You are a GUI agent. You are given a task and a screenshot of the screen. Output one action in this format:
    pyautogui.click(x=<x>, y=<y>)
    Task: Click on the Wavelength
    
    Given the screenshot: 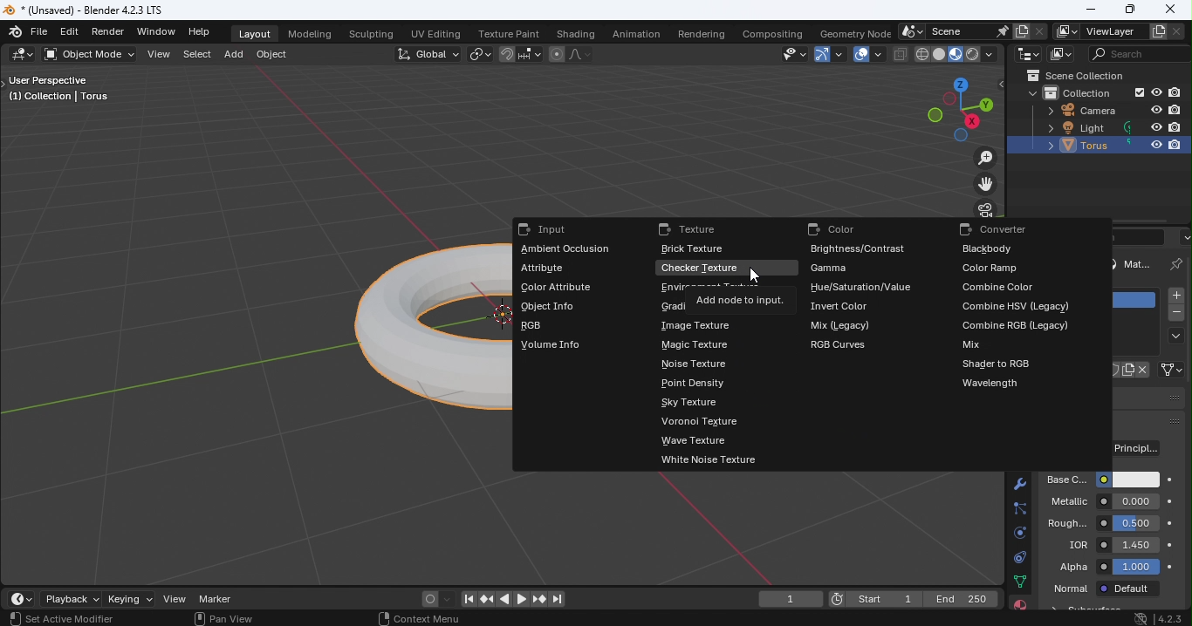 What is the action you would take?
    pyautogui.click(x=997, y=384)
    